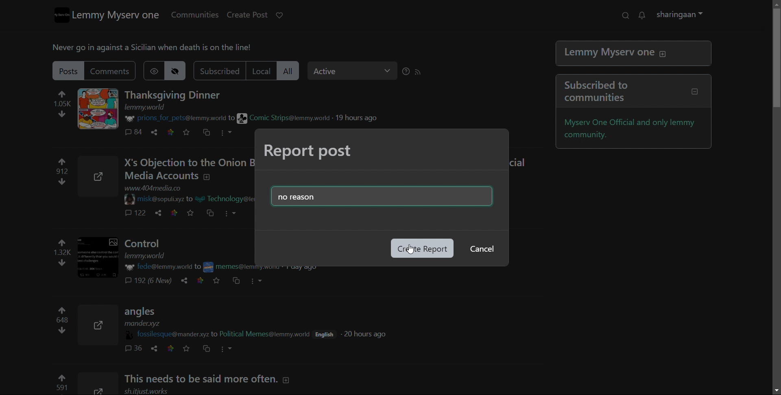  Describe the element at coordinates (218, 379) in the screenshot. I see `Post on "This needs to be said more often."` at that location.